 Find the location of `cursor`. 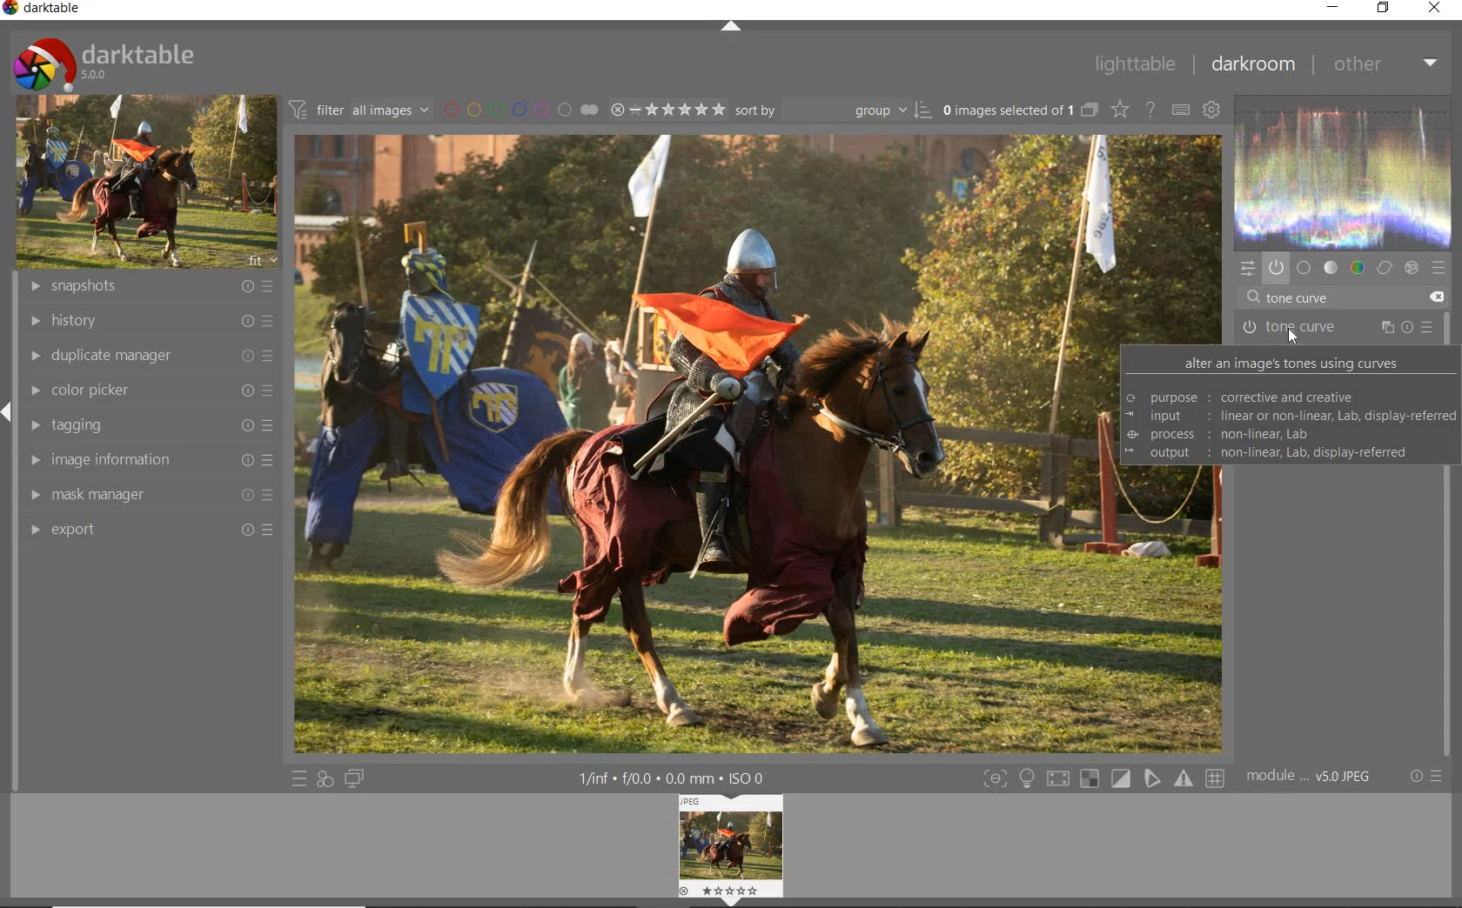

cursor is located at coordinates (1295, 340).